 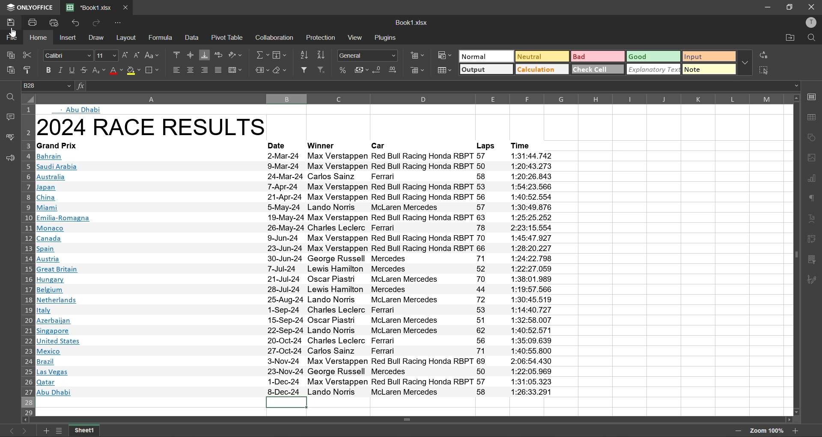 What do you see at coordinates (446, 86) in the screenshot?
I see `formula bar` at bounding box center [446, 86].